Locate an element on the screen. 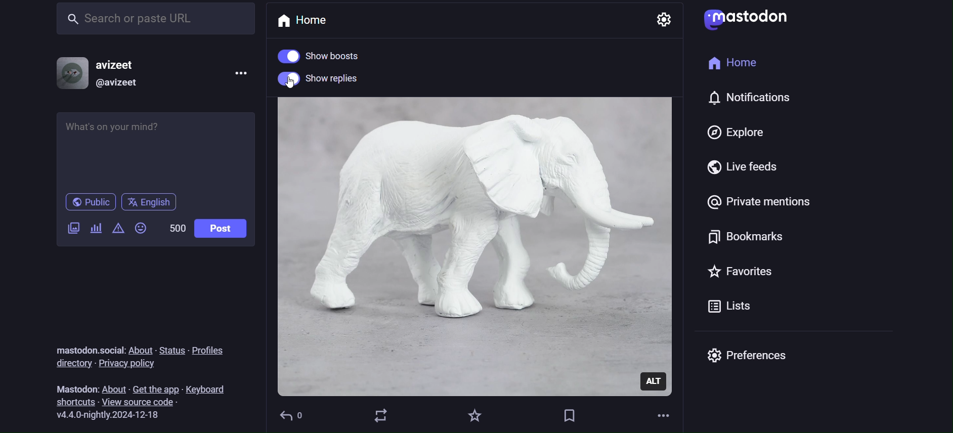 The image size is (953, 433). more is located at coordinates (666, 416).